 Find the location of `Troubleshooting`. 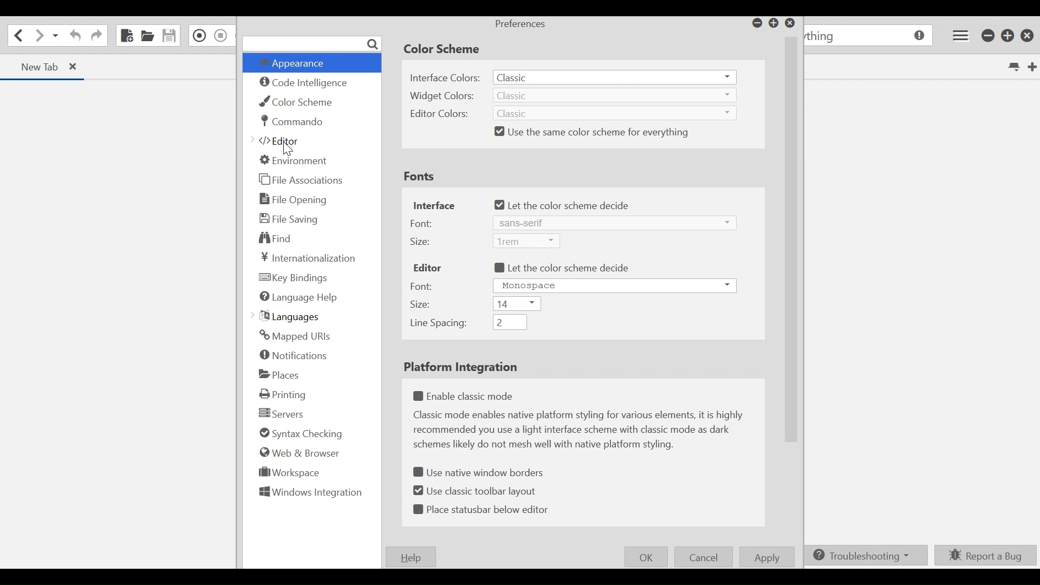

Troubleshooting is located at coordinates (864, 556).